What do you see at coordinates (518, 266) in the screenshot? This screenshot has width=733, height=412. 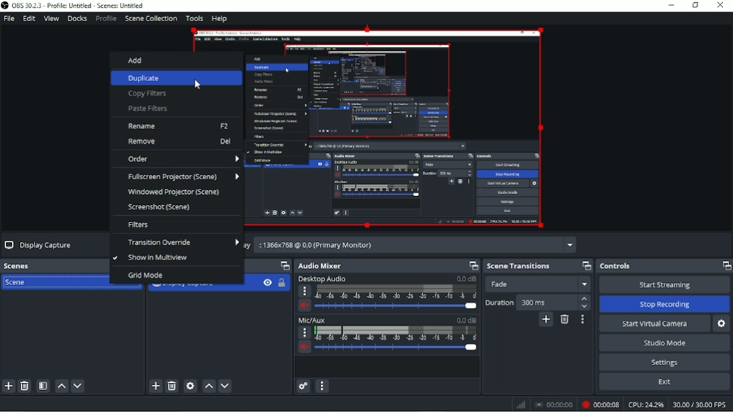 I see `Scene transition` at bounding box center [518, 266].